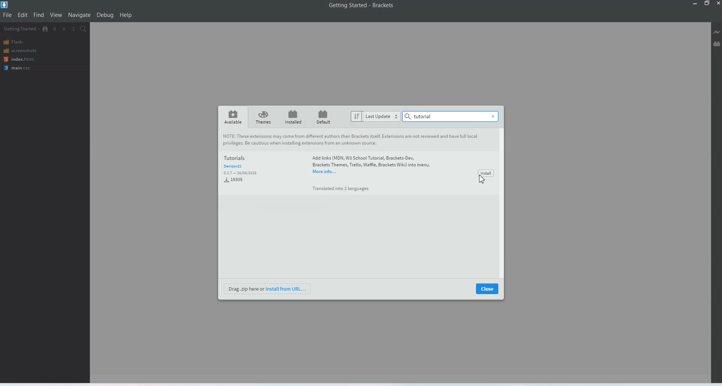  Describe the element at coordinates (487, 288) in the screenshot. I see `Close` at that location.